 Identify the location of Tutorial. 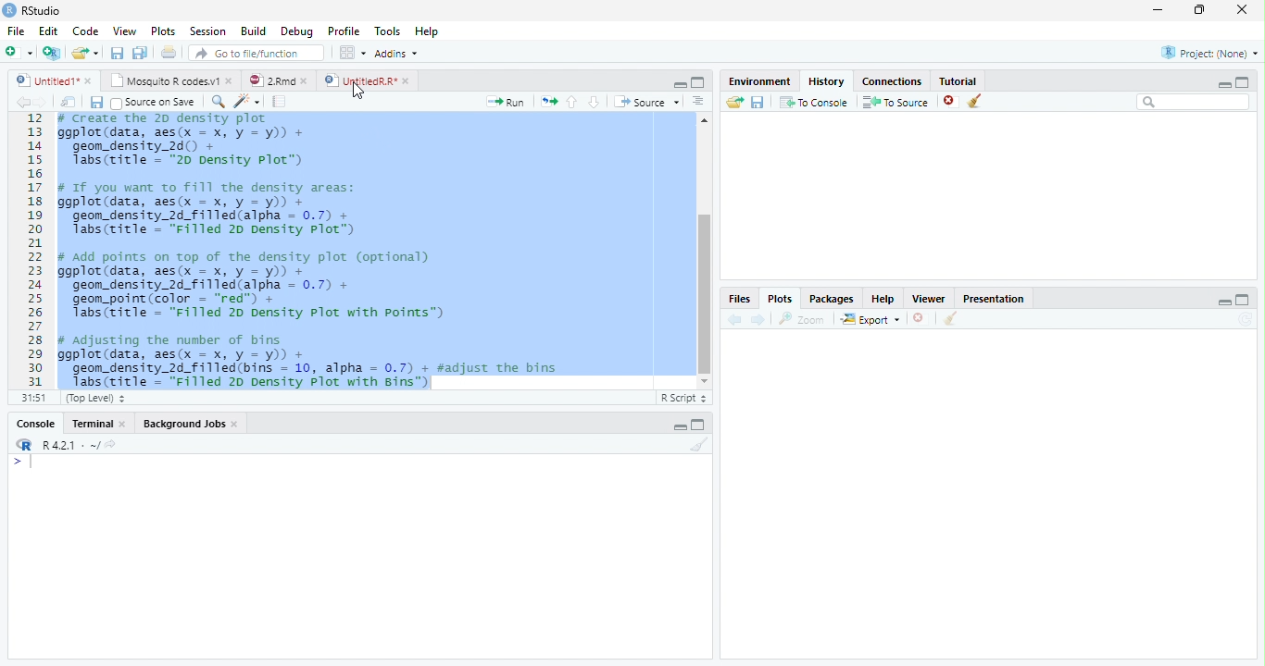
(959, 80).